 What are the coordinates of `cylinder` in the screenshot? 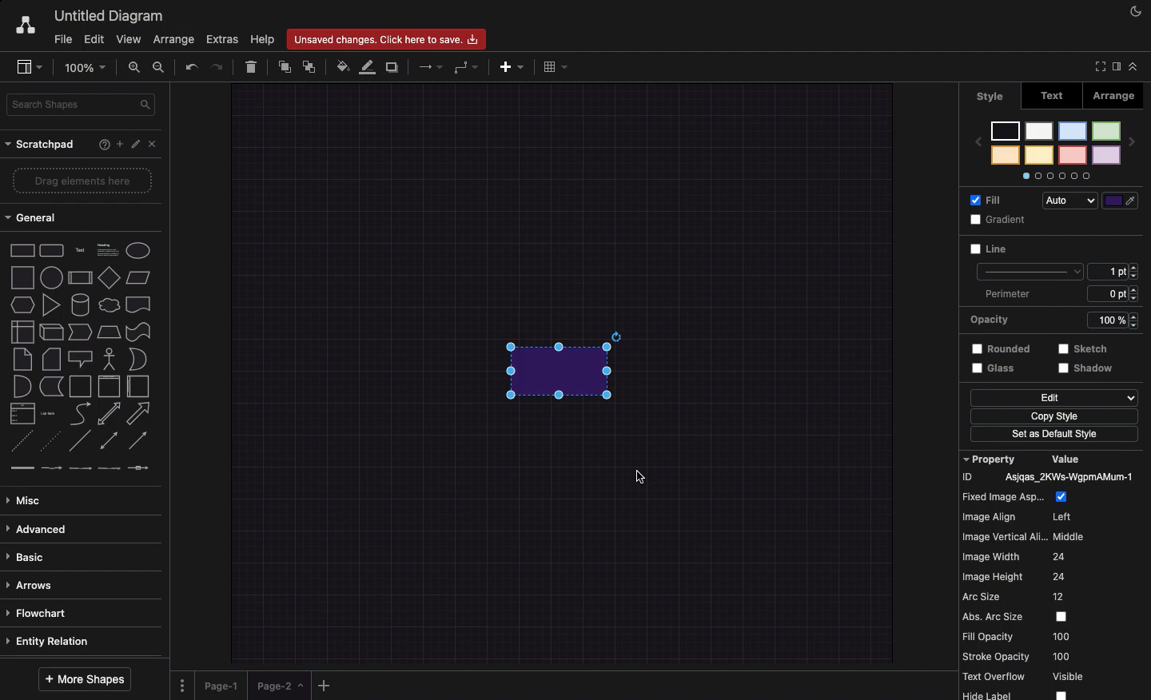 It's located at (80, 304).